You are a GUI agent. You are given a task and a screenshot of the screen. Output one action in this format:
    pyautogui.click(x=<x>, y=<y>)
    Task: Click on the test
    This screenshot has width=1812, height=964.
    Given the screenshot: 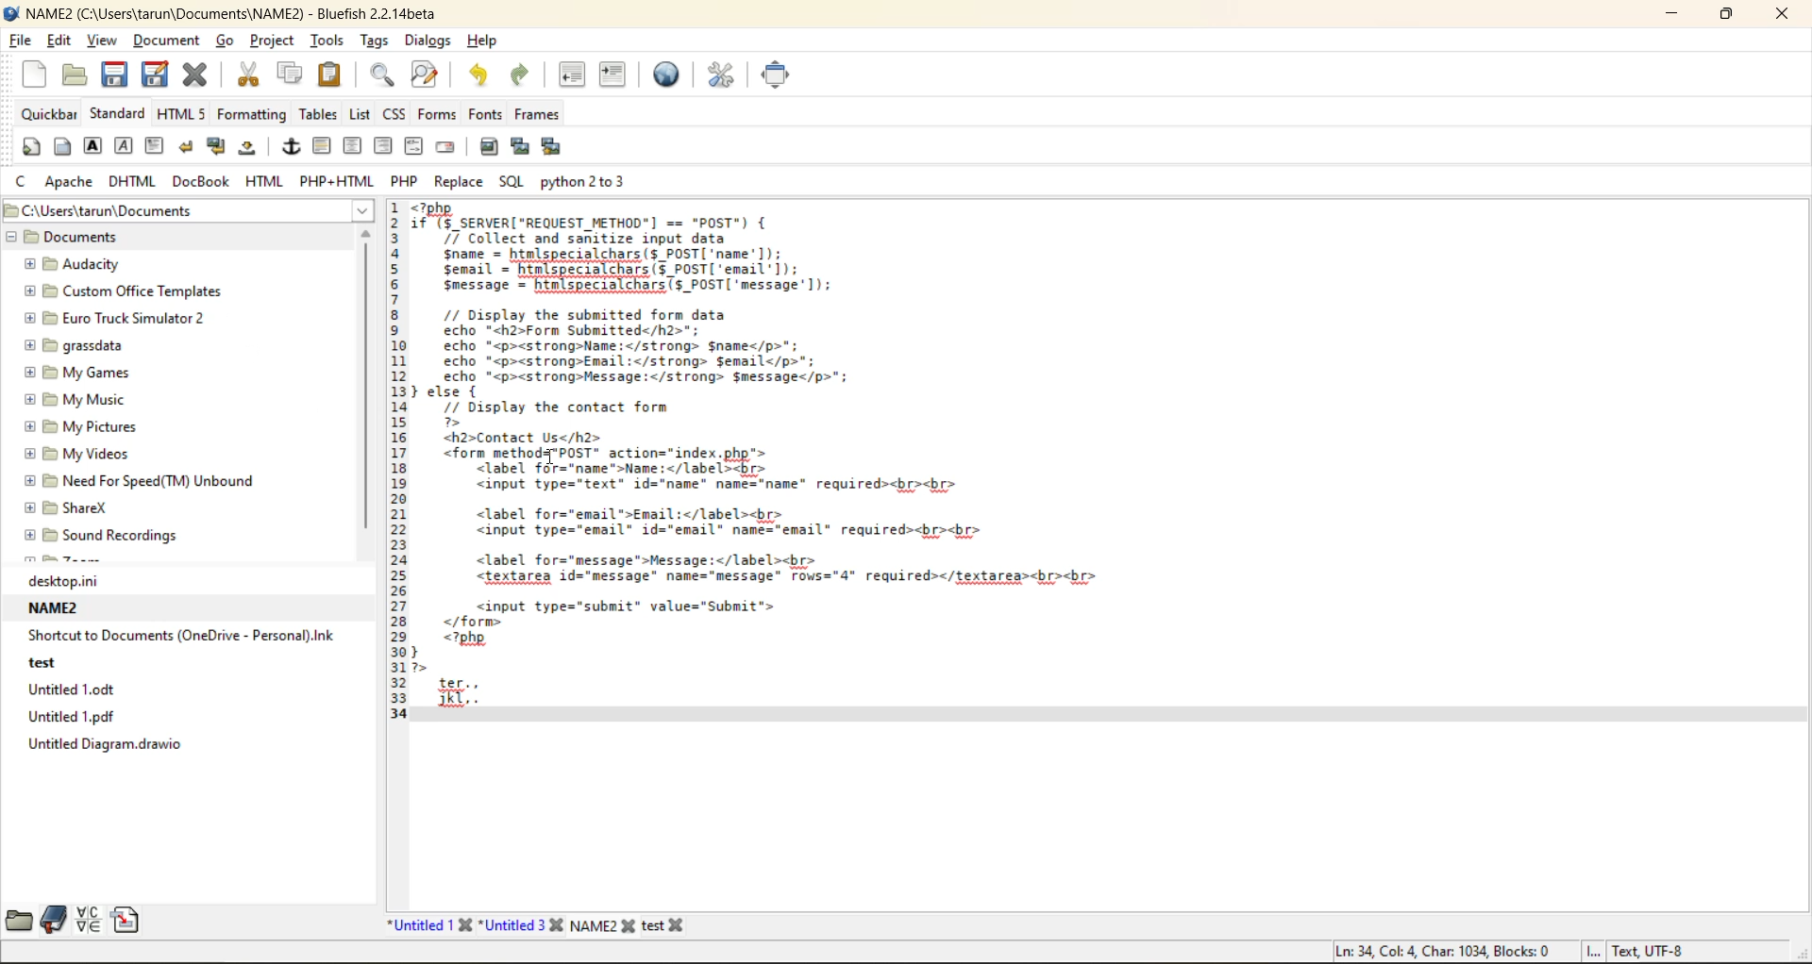 What is the action you would take?
    pyautogui.click(x=57, y=666)
    